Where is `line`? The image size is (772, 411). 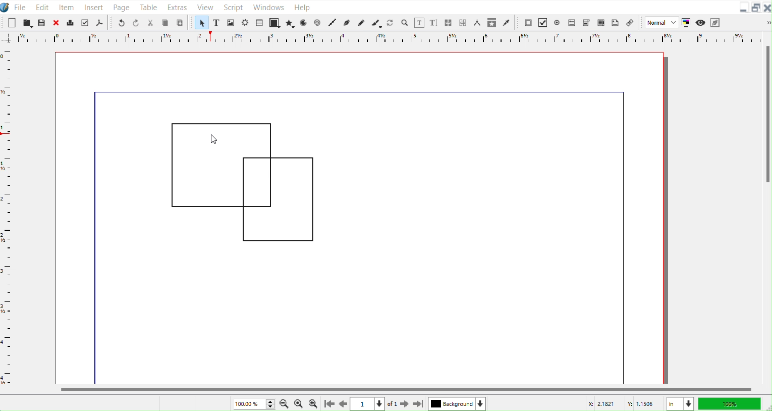
line is located at coordinates (97, 240).